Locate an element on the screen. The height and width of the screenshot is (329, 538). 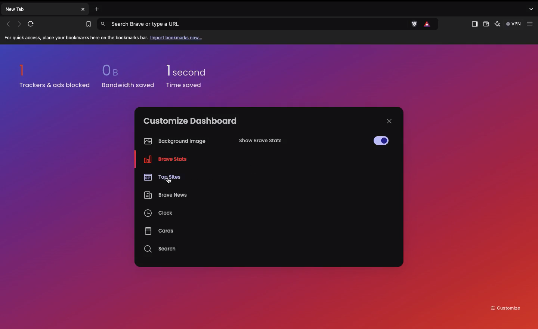
Leo AI  is located at coordinates (497, 24).